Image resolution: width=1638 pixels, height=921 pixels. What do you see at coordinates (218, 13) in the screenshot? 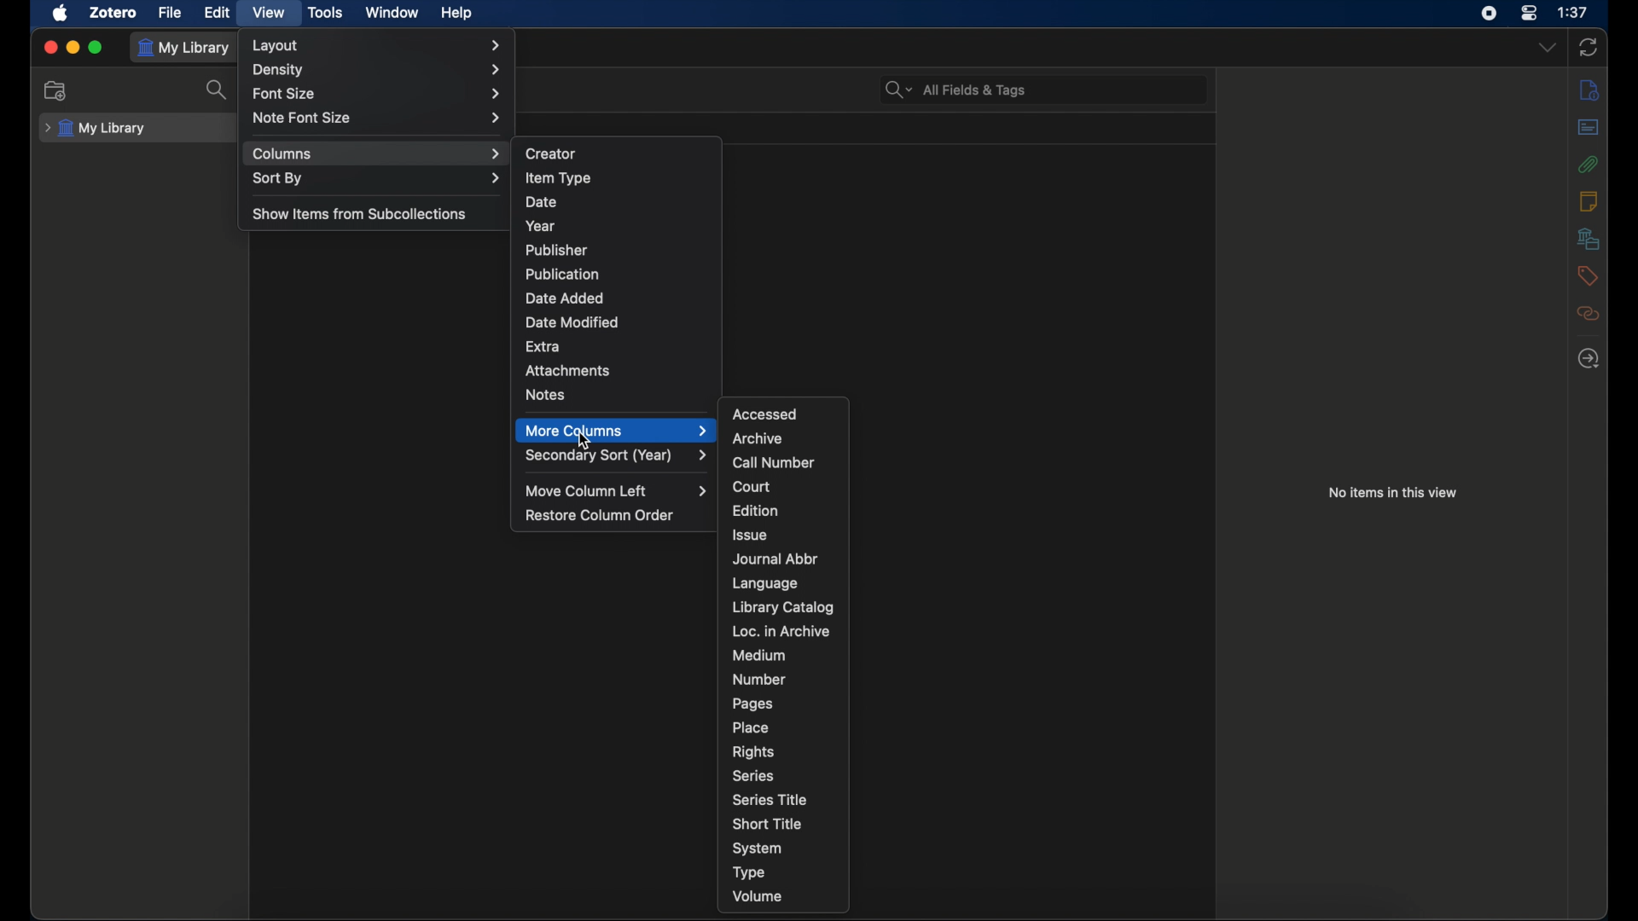
I see `edit` at bounding box center [218, 13].